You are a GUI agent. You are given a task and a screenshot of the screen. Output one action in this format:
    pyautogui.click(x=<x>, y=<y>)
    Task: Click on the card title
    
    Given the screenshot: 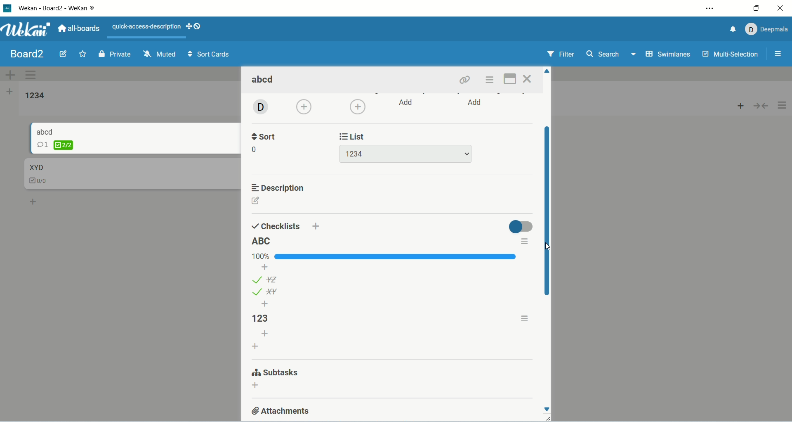 What is the action you would take?
    pyautogui.click(x=264, y=81)
    